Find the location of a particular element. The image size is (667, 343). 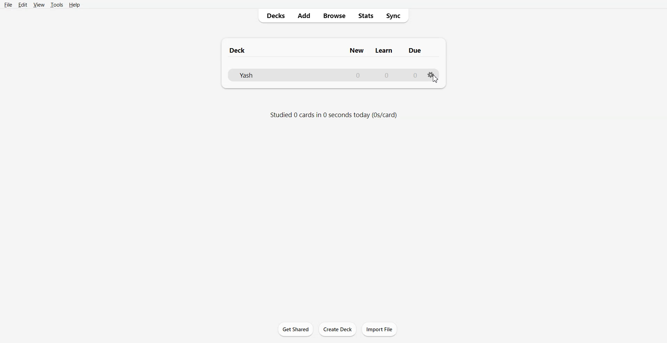

Sync is located at coordinates (394, 15).